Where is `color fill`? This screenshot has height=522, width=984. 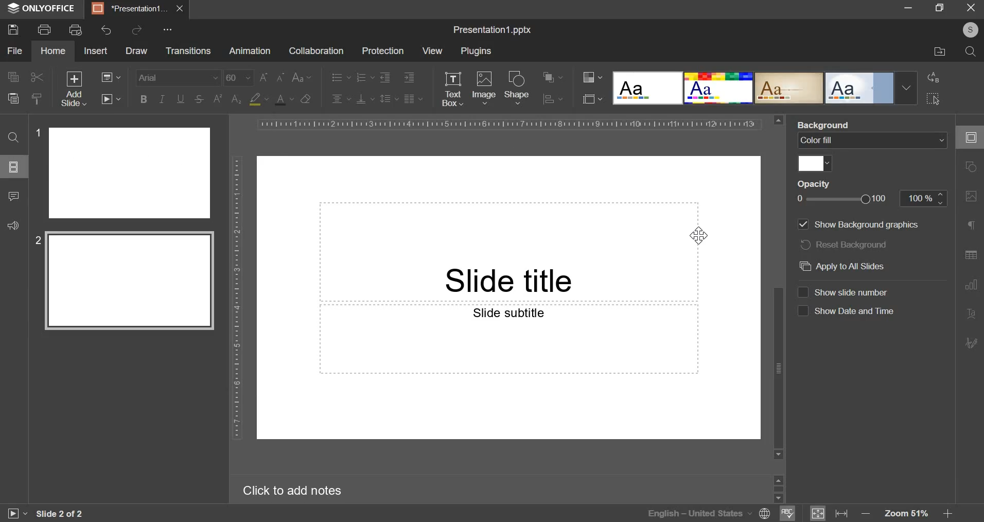 color fill is located at coordinates (871, 141).